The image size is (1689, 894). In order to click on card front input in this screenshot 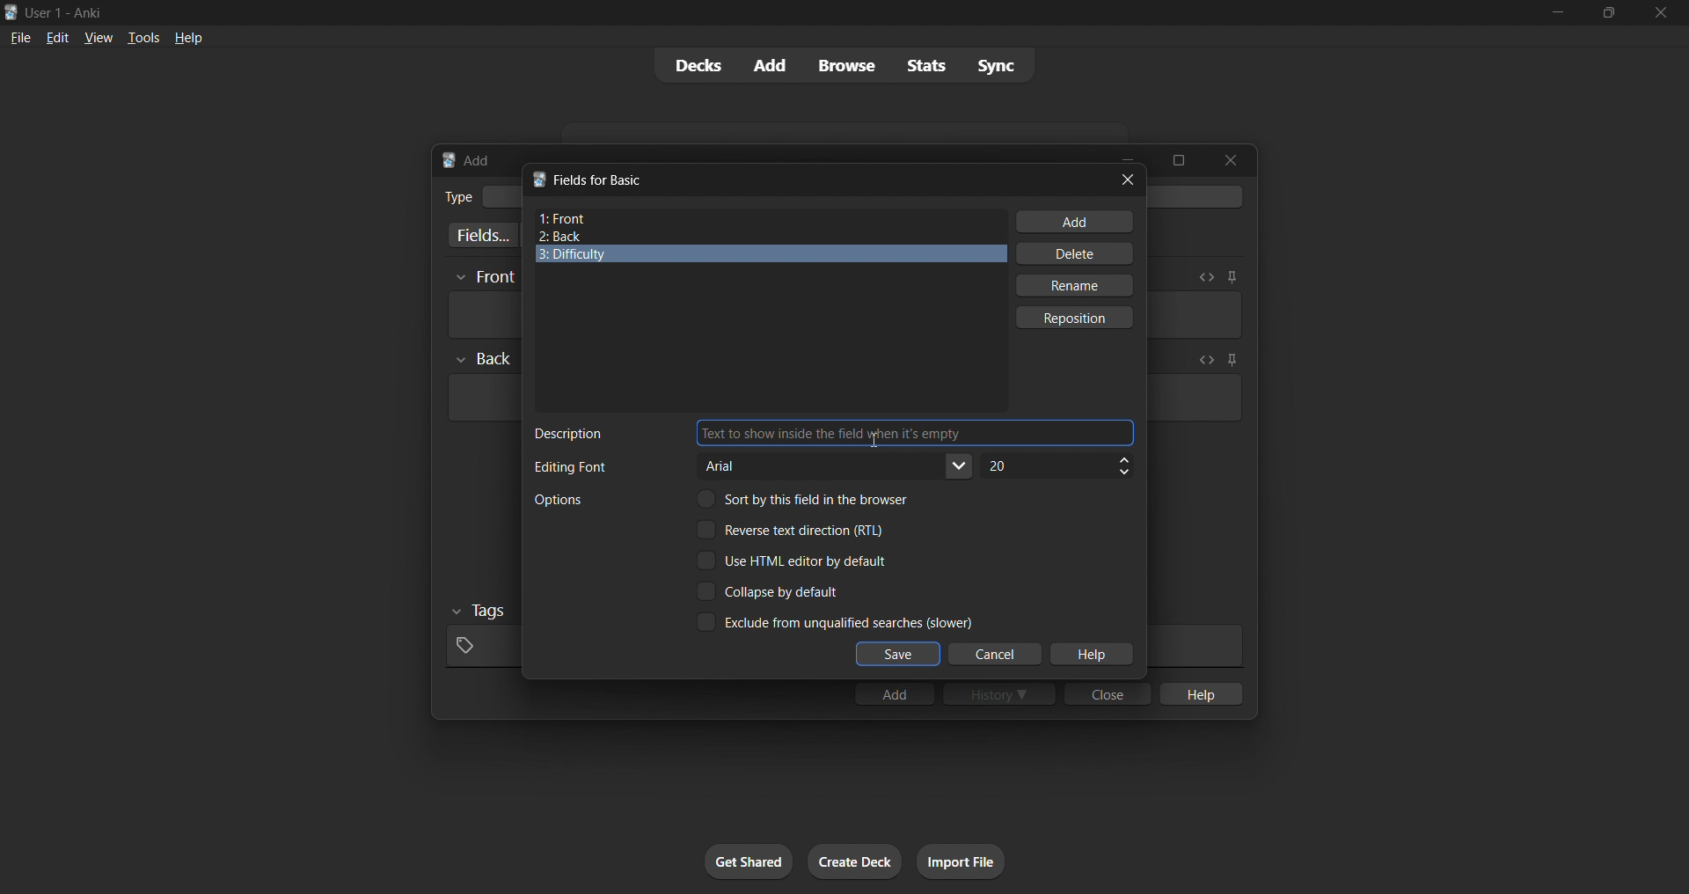, I will do `click(482, 315)`.